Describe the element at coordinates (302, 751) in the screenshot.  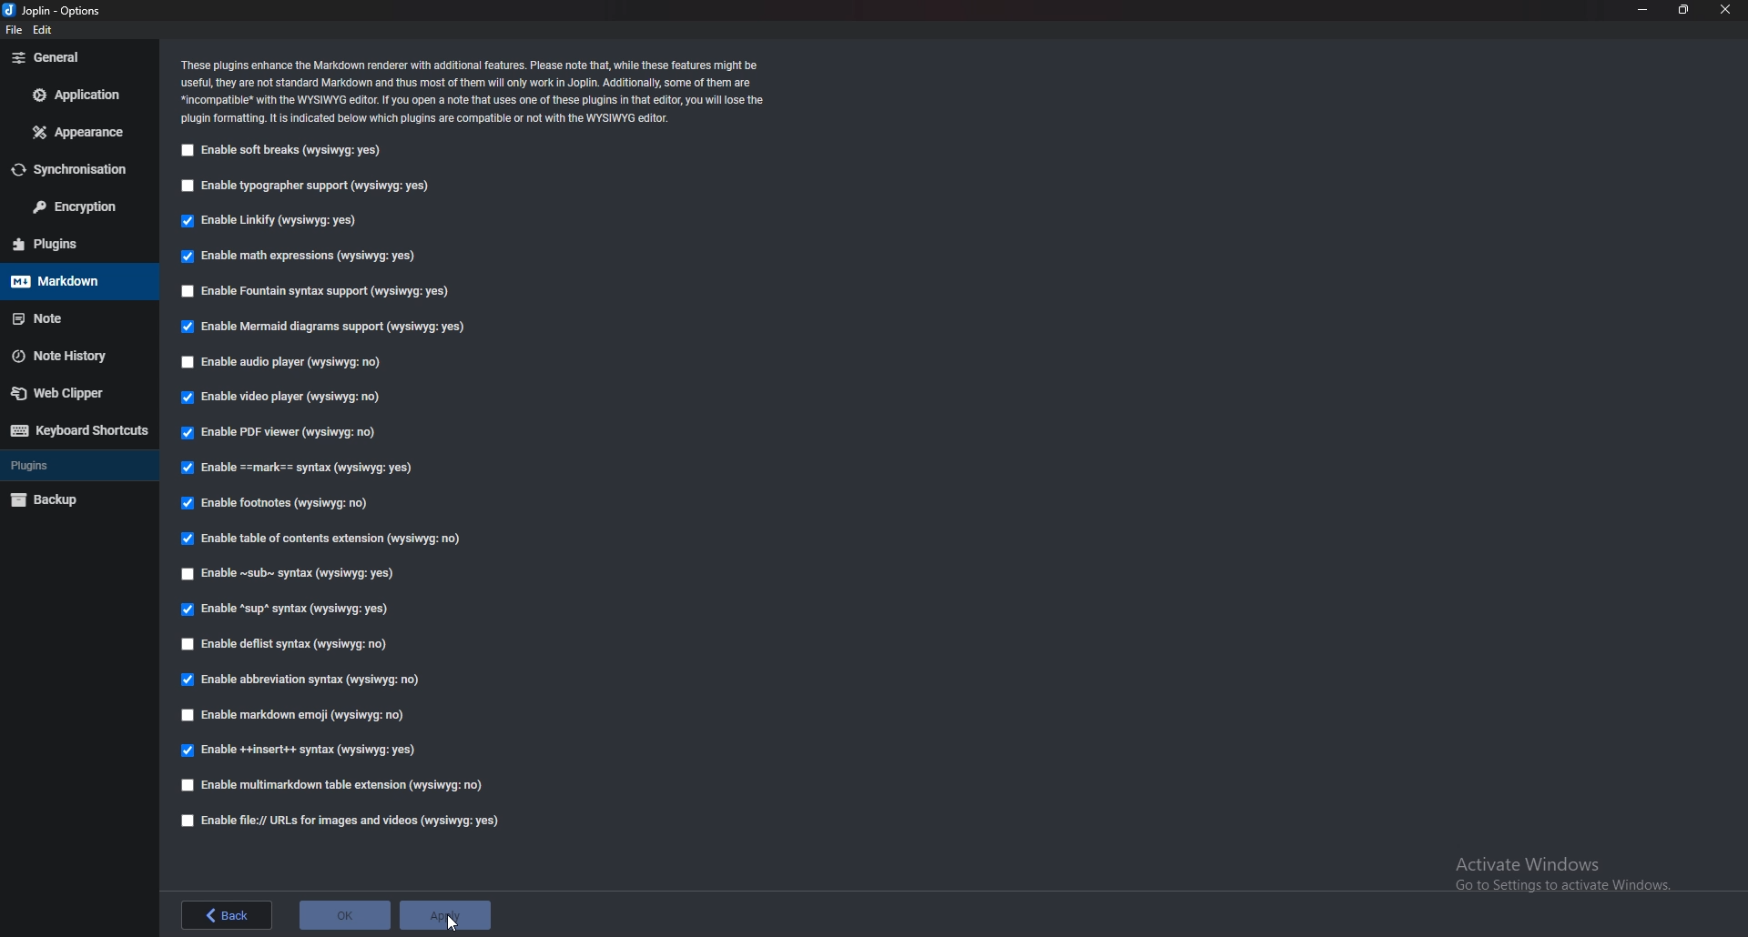
I see `enable insert syntax` at that location.